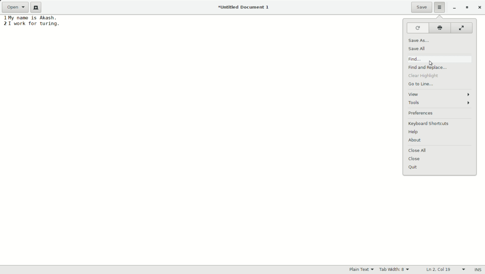  I want to click on help, so click(413, 132).